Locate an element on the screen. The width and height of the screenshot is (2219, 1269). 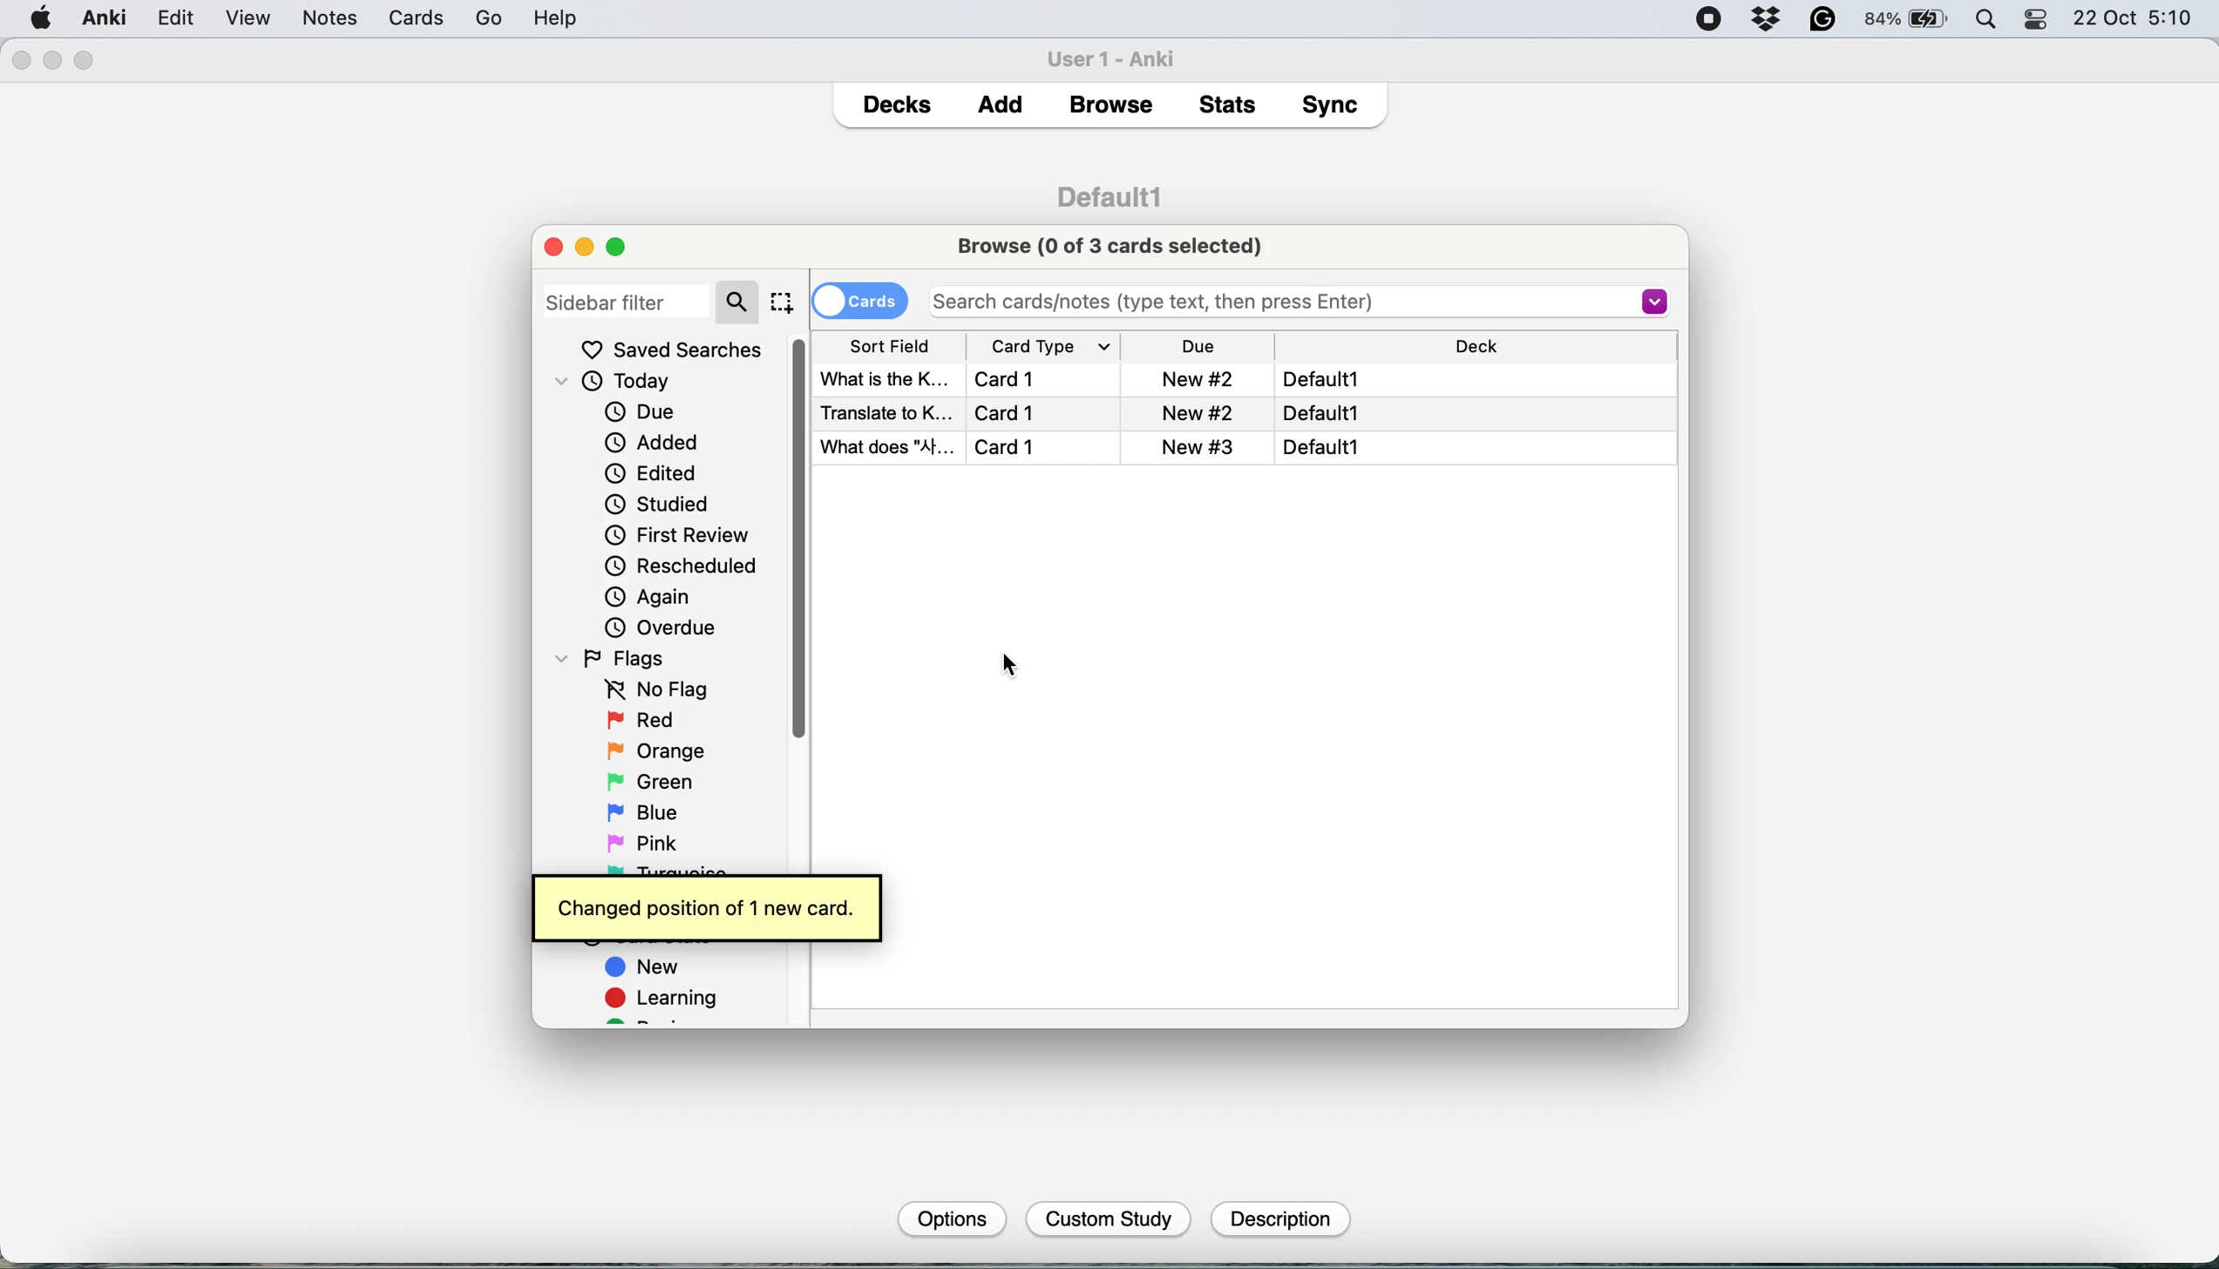
edit is located at coordinates (248, 19).